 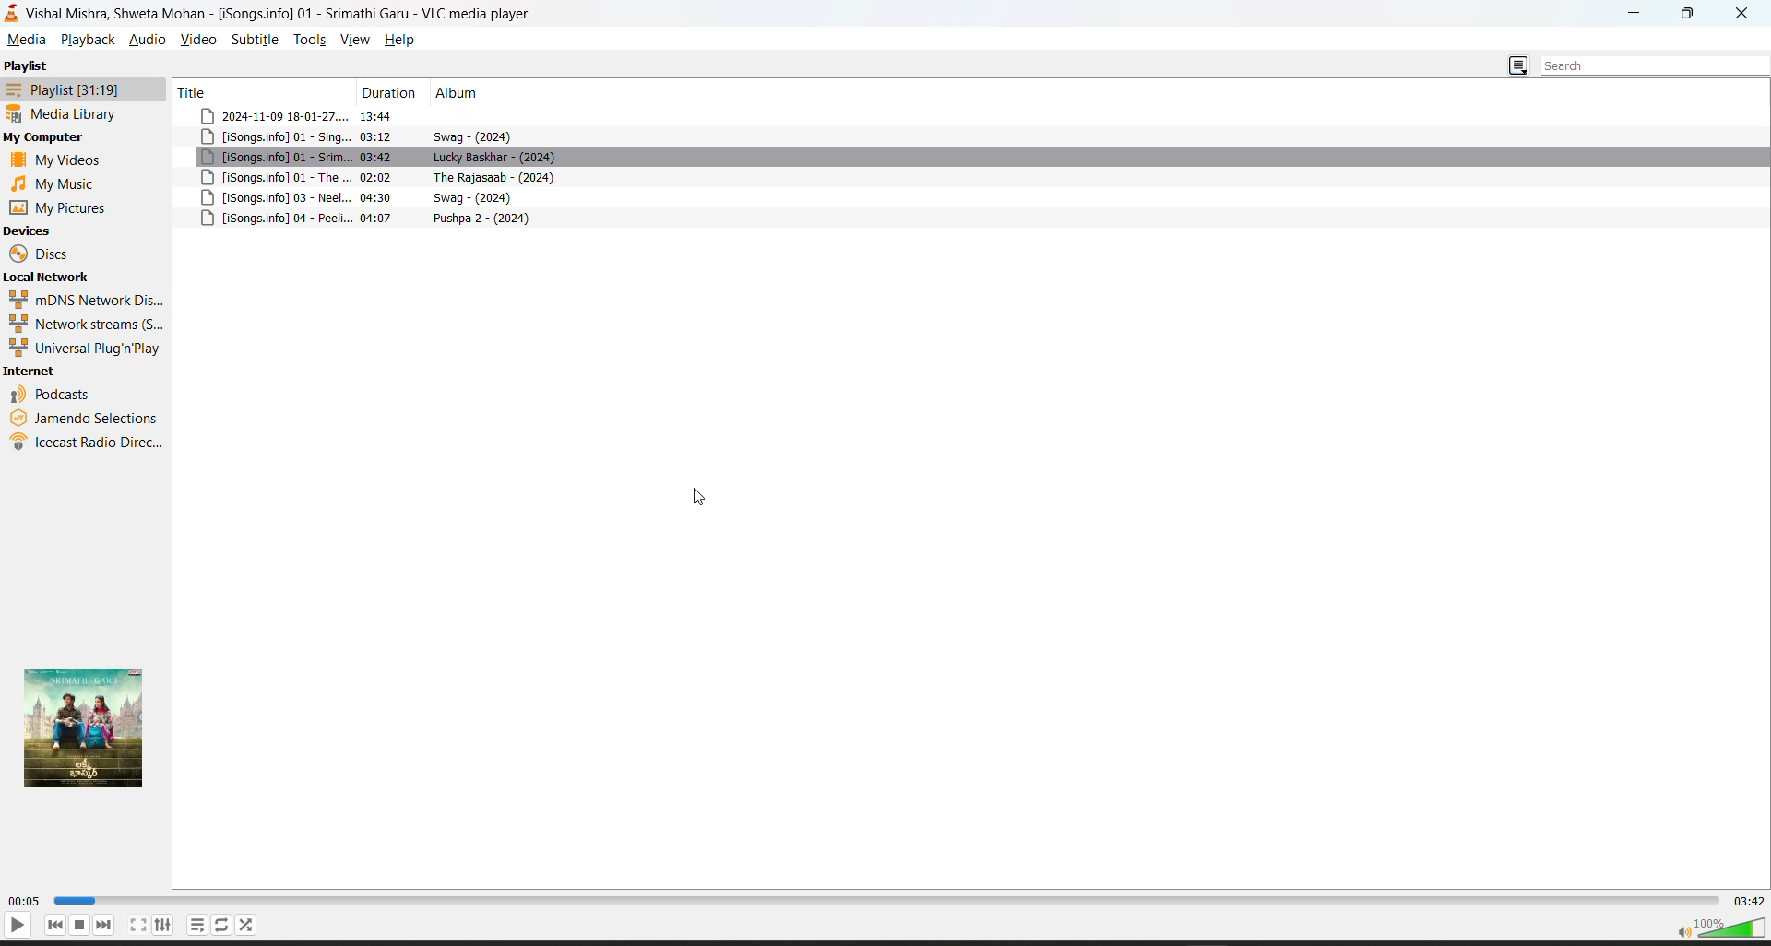 What do you see at coordinates (197, 39) in the screenshot?
I see `video` at bounding box center [197, 39].